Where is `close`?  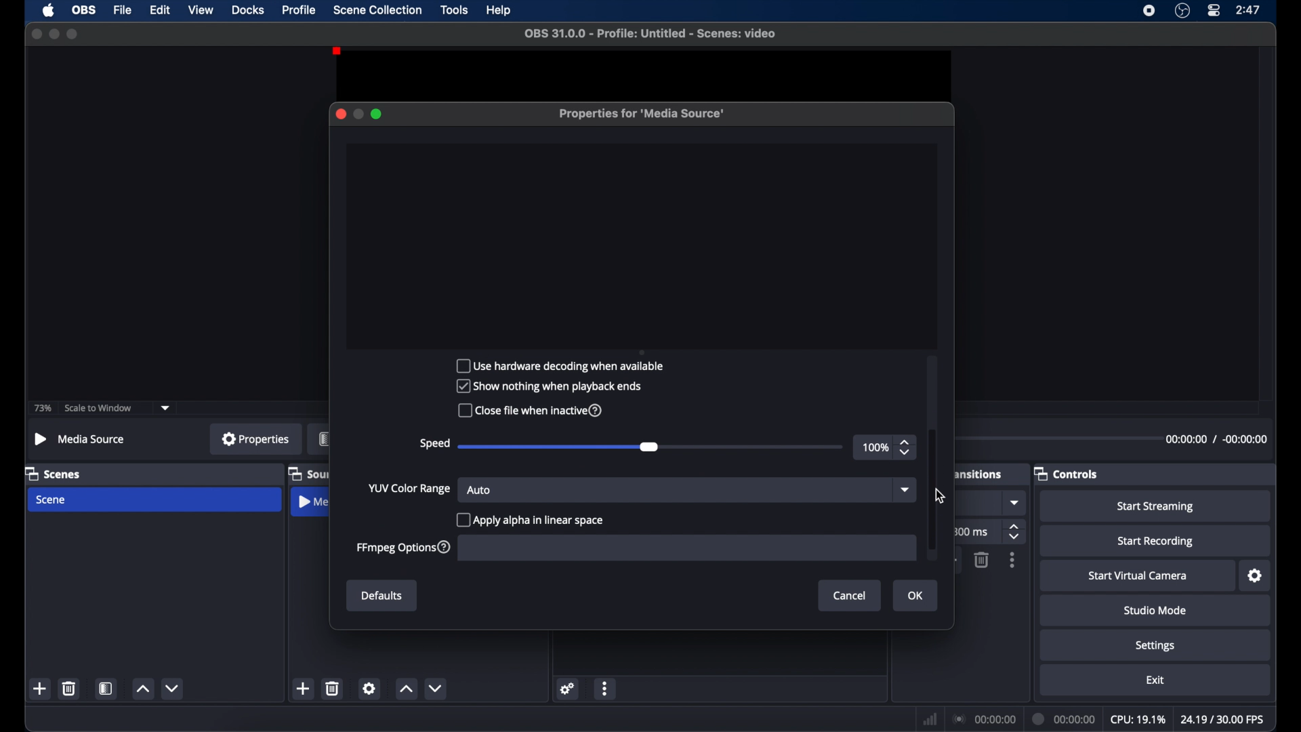 close is located at coordinates (36, 33).